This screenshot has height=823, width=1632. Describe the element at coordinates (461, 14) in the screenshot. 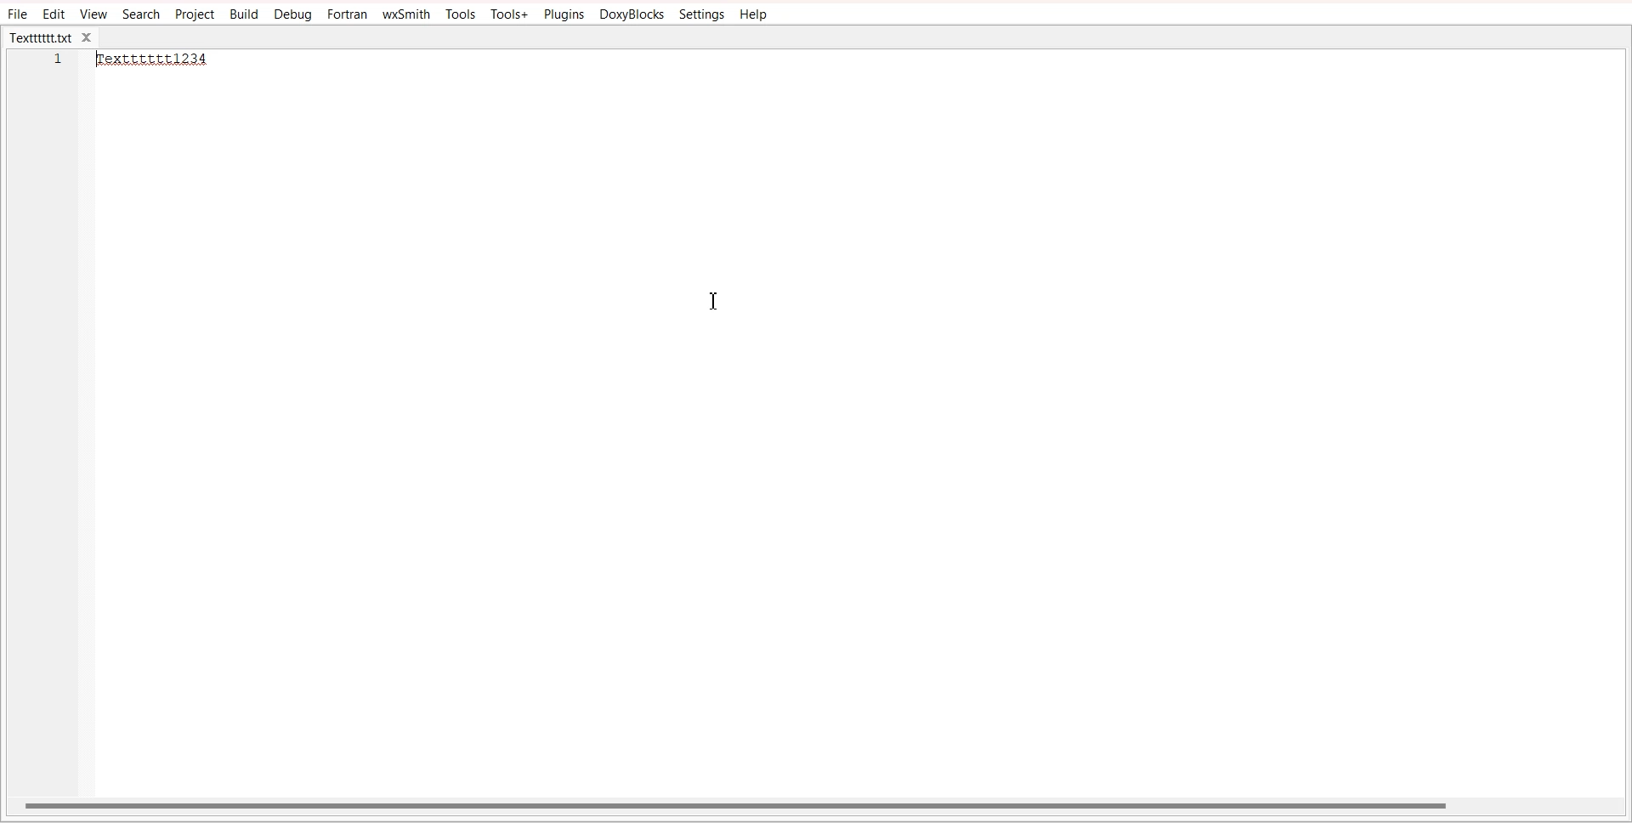

I see `Tools` at that location.